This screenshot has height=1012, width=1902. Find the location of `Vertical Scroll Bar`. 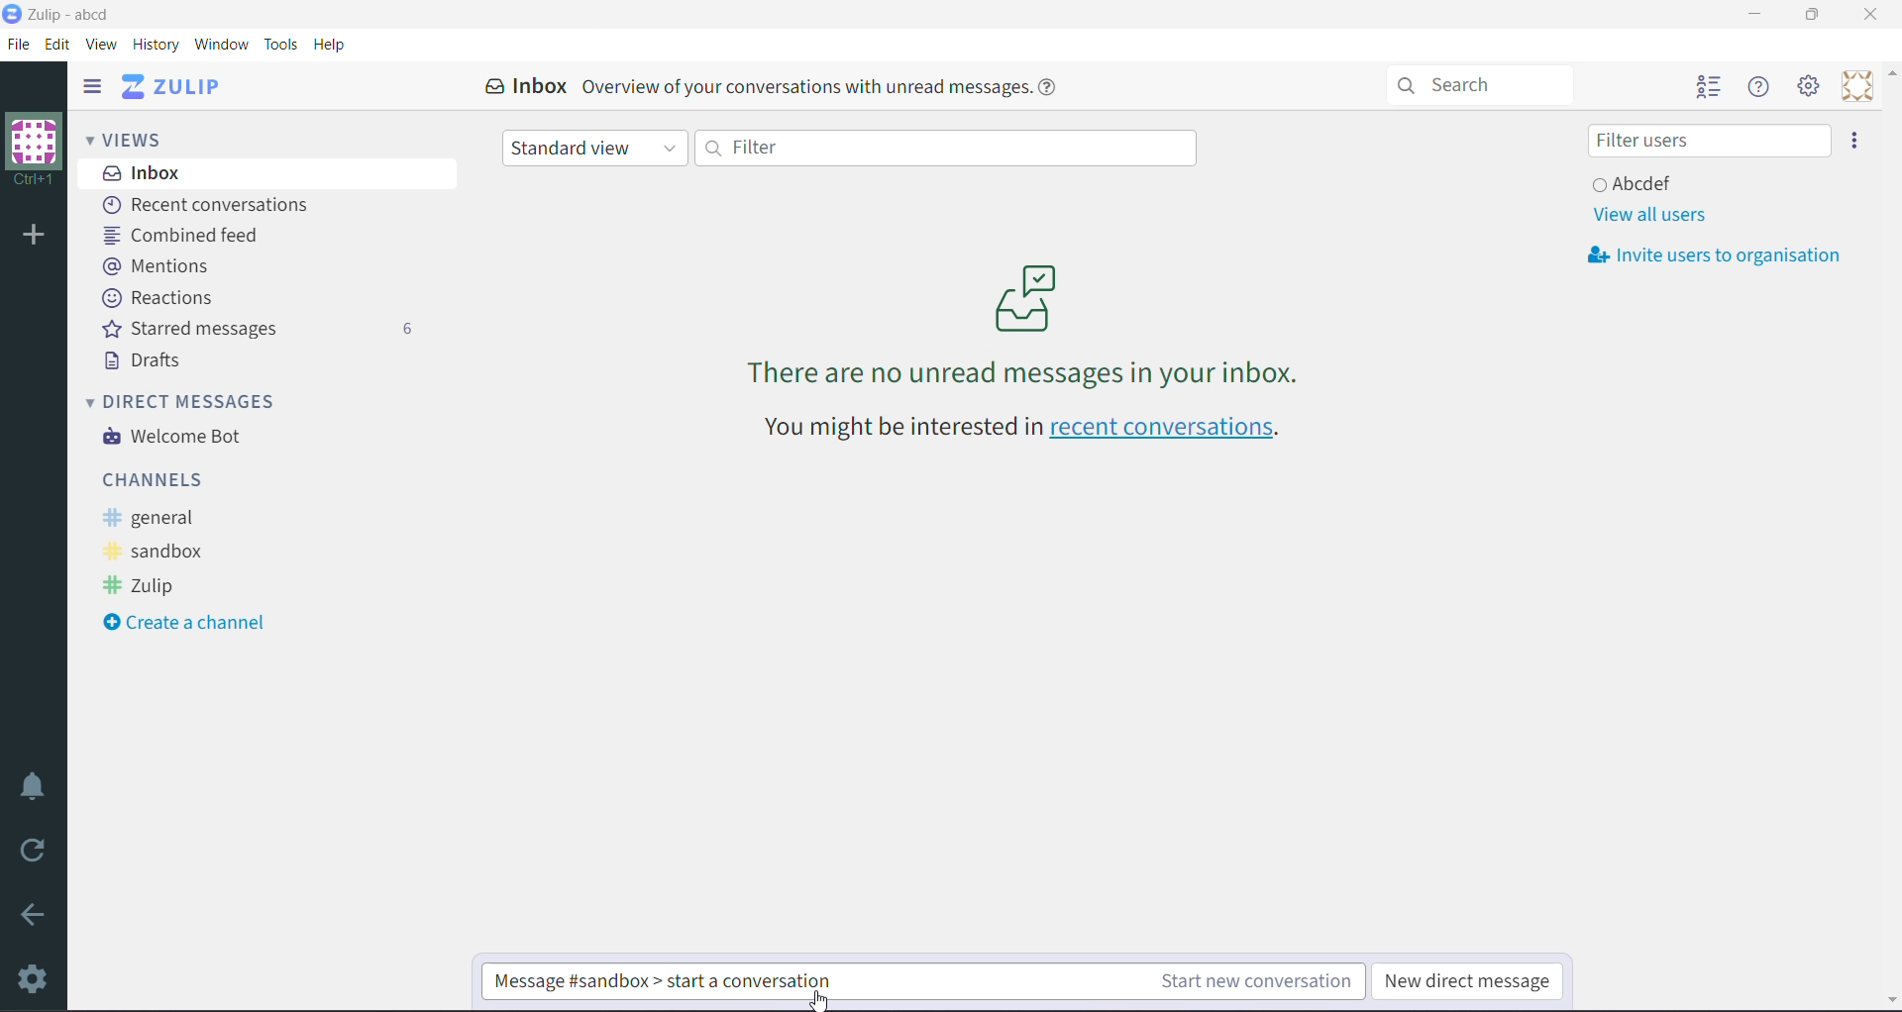

Vertical Scroll Bar is located at coordinates (1890, 537).